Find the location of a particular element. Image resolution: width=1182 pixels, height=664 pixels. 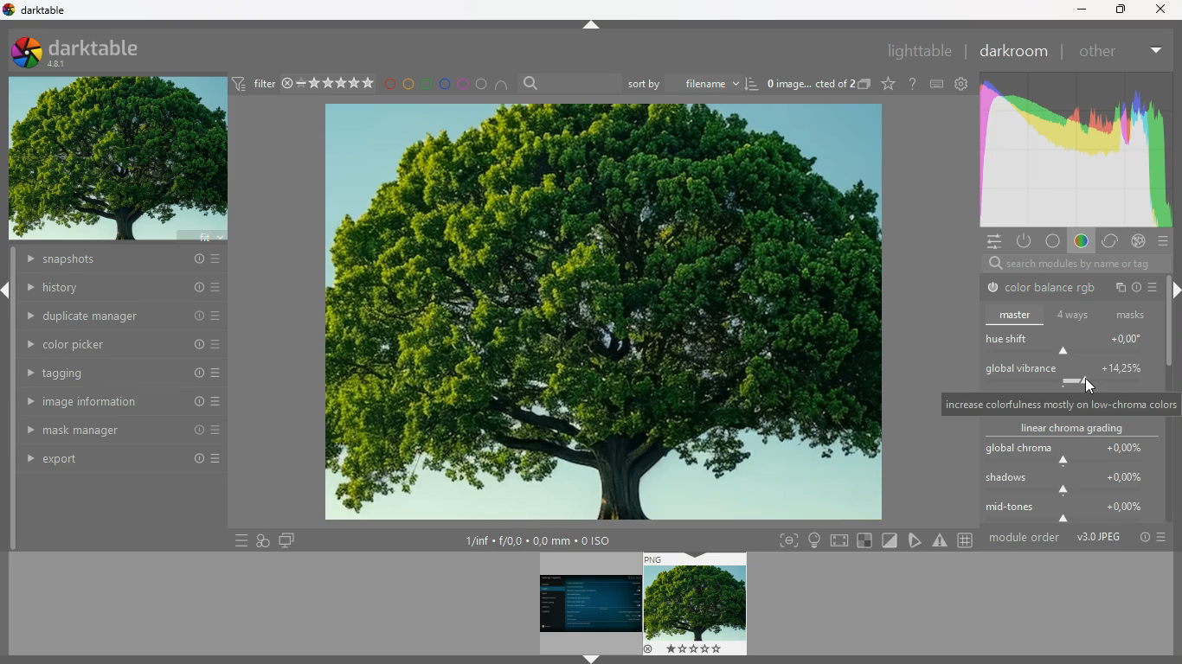

menu is located at coordinates (1165, 242).